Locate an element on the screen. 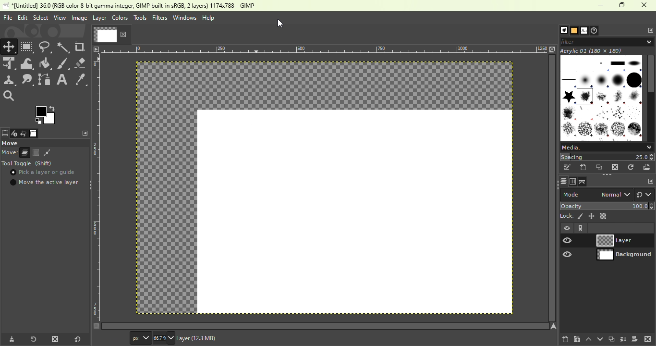  Eraser tool is located at coordinates (81, 63).